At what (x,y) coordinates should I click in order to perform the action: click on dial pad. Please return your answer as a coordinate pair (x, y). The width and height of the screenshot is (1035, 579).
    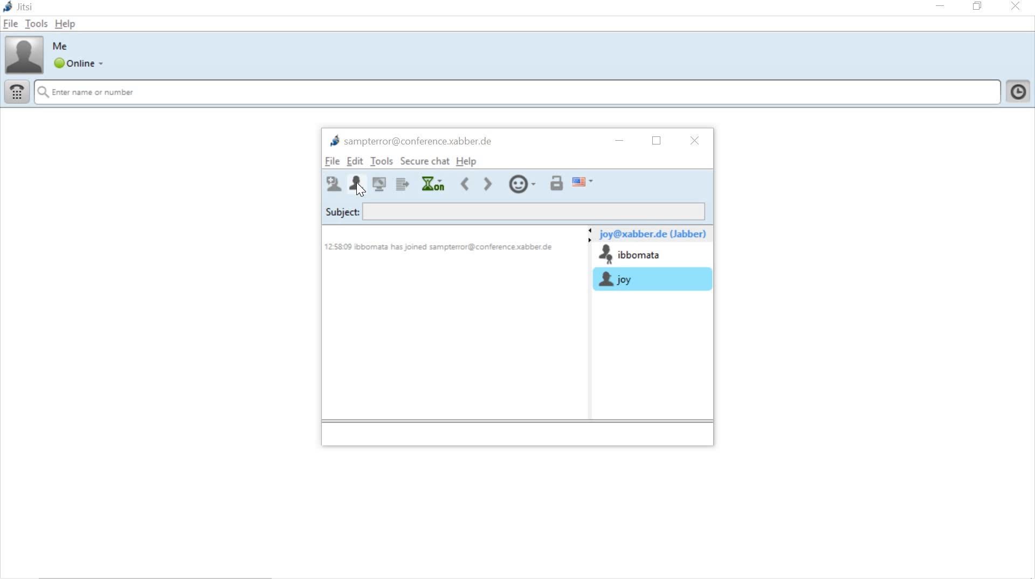
    Looking at the image, I should click on (16, 91).